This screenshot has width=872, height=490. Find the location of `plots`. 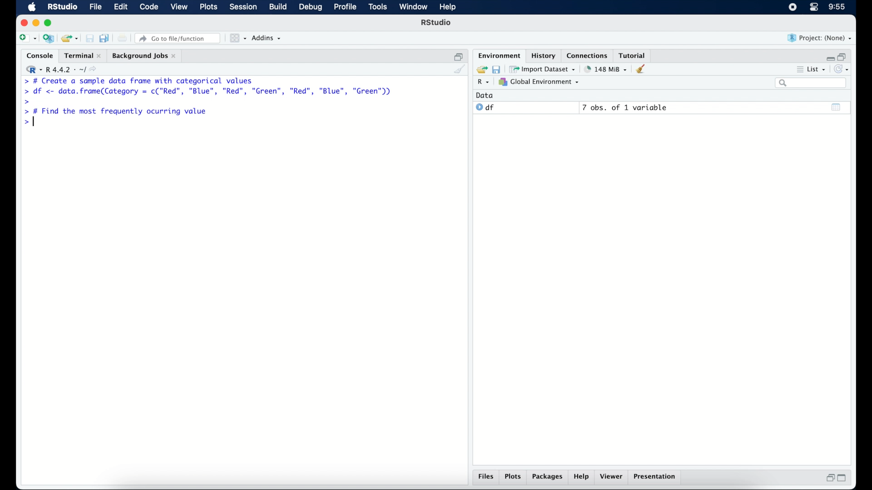

plots is located at coordinates (513, 477).